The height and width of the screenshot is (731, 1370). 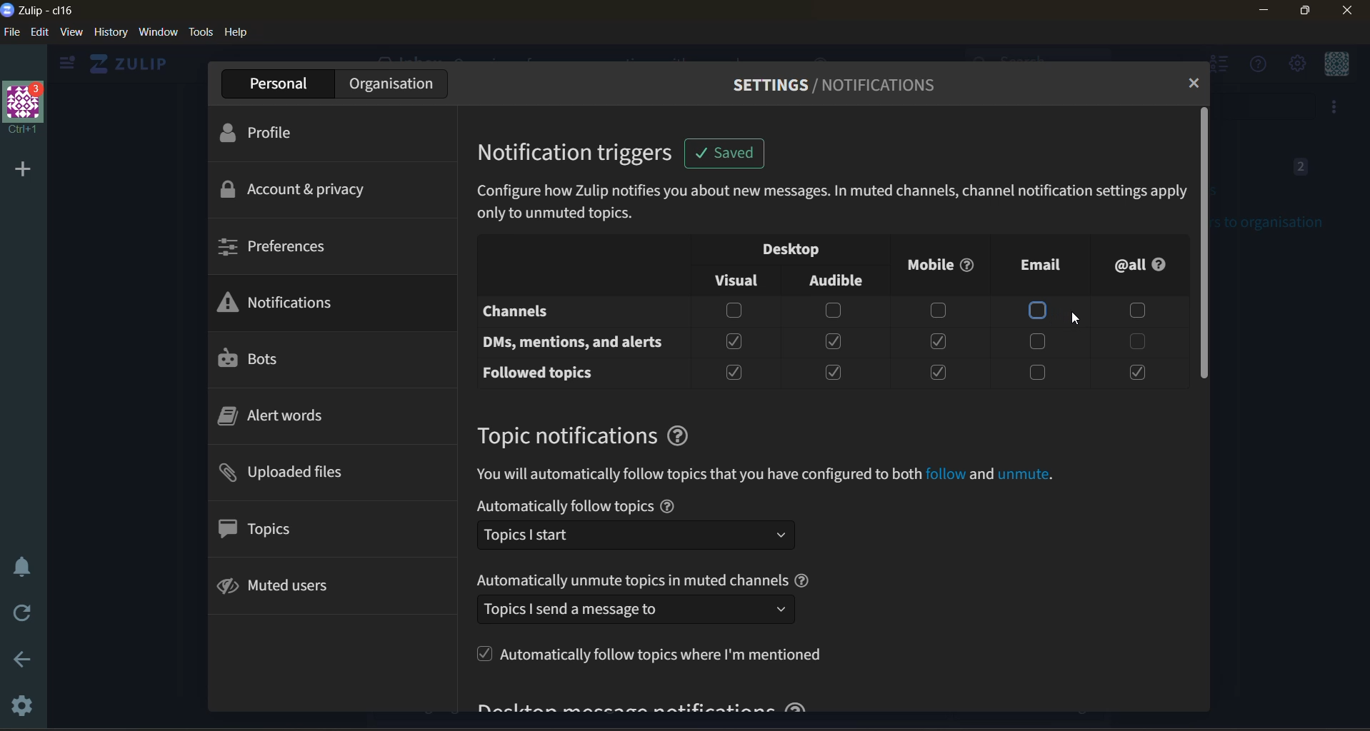 I want to click on enable do not disturb, so click(x=20, y=565).